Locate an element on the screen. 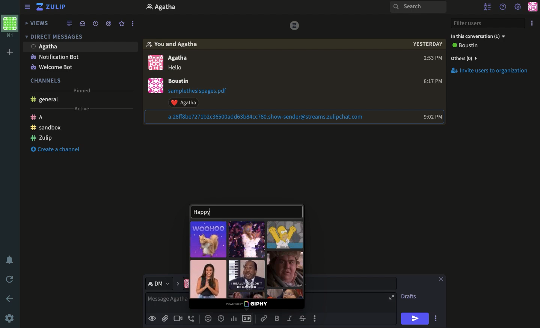  Italics is located at coordinates (290, 318).